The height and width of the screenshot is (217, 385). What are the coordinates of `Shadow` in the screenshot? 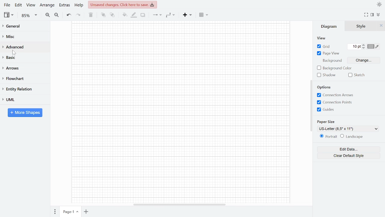 It's located at (143, 16).